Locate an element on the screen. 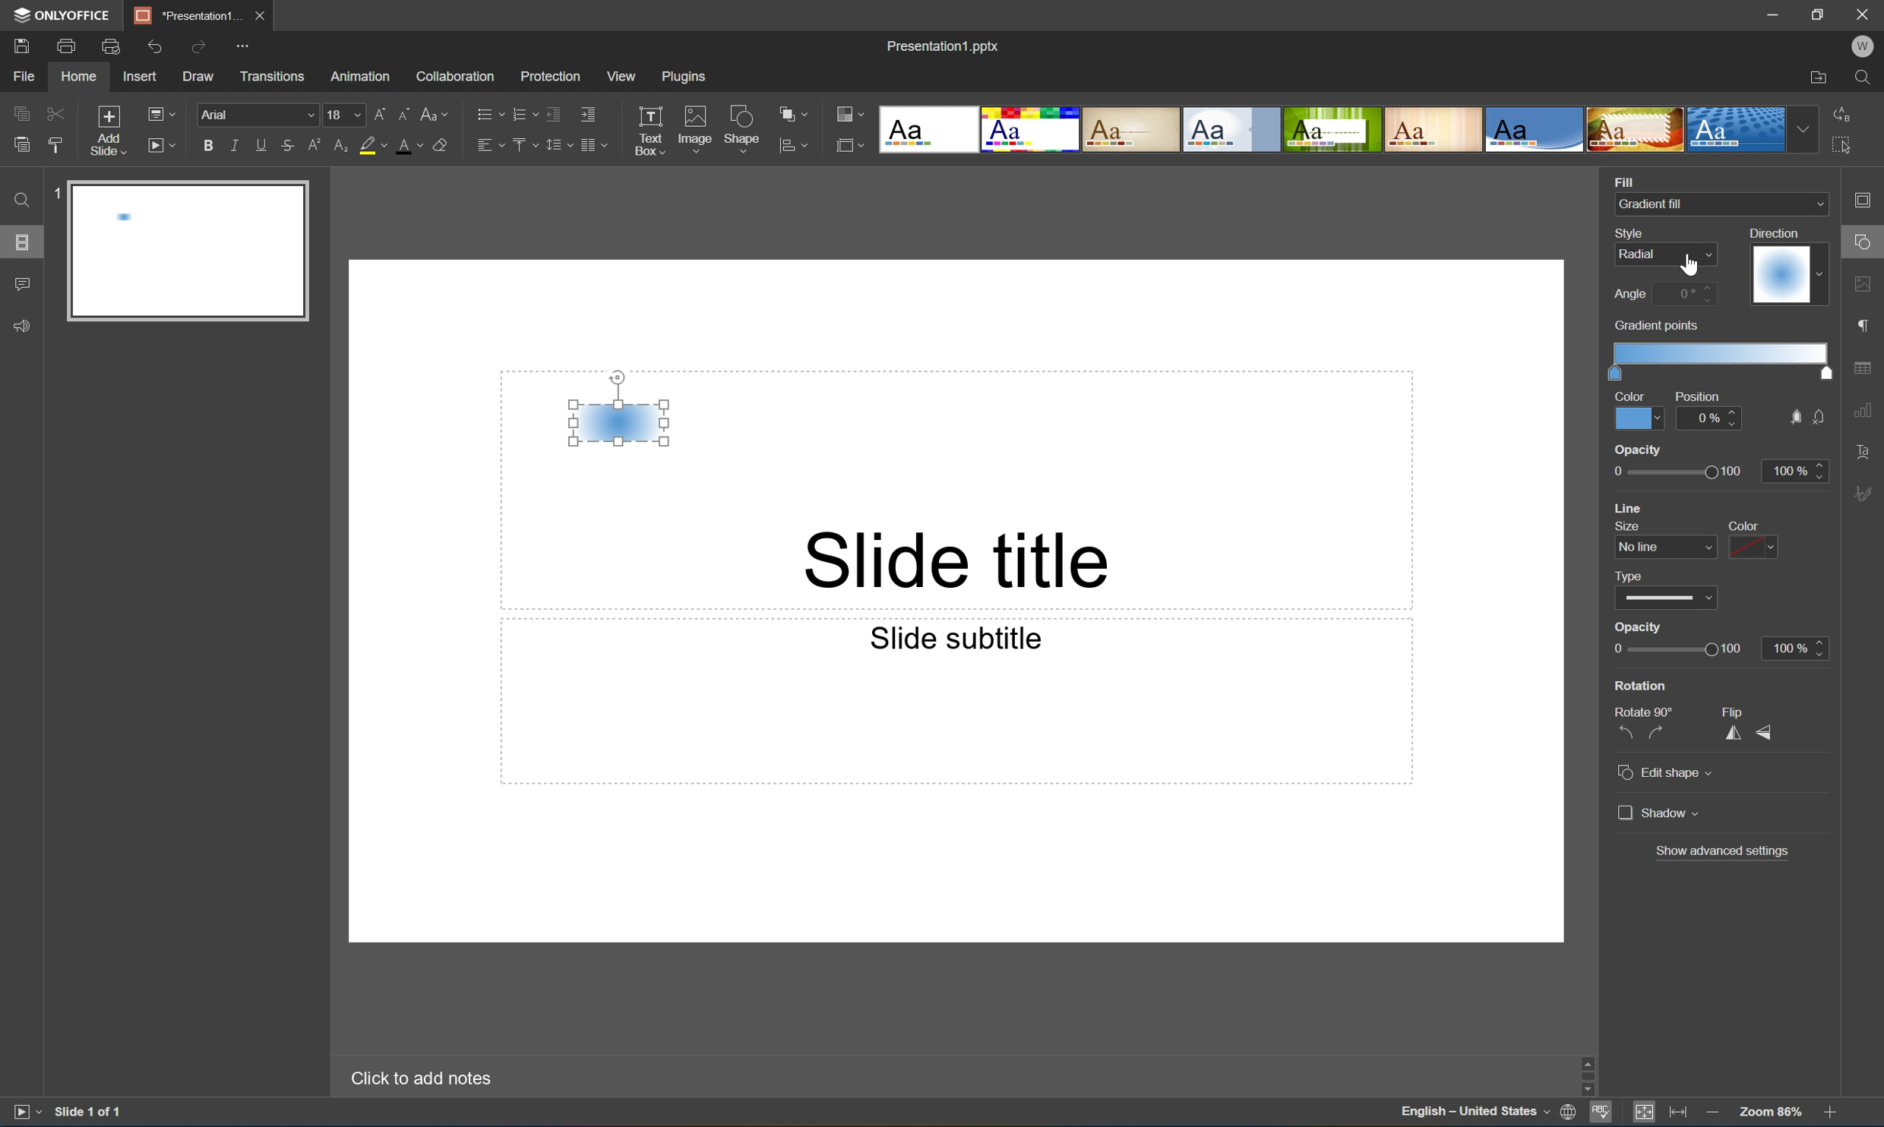 The height and width of the screenshot is (1127, 1884). Scroll Down is located at coordinates (1829, 1090).